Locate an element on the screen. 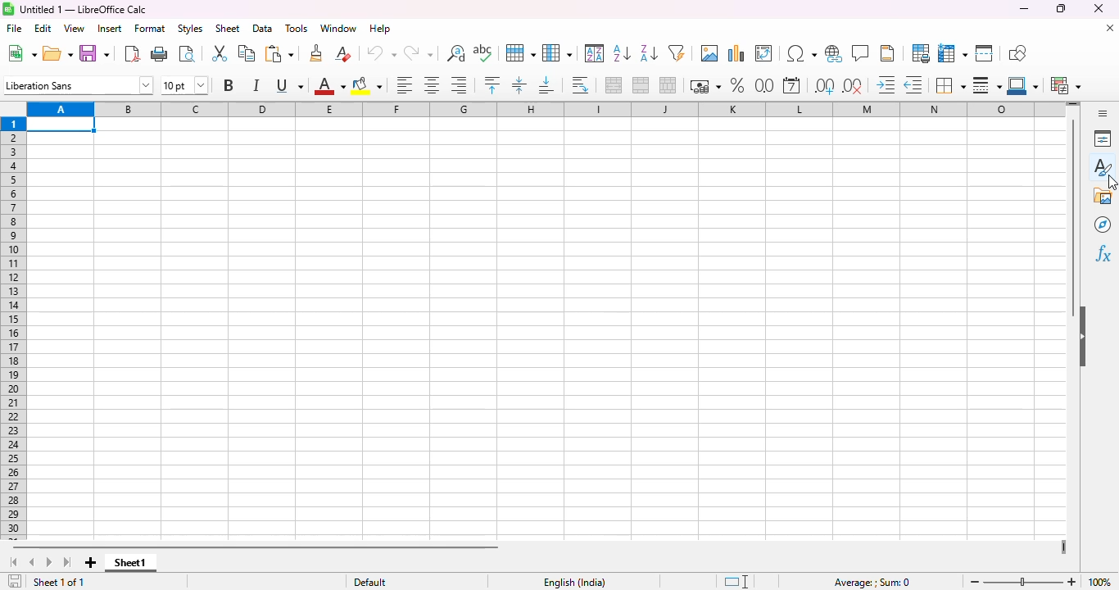 The height and width of the screenshot is (590, 1119). insert comment is located at coordinates (861, 52).